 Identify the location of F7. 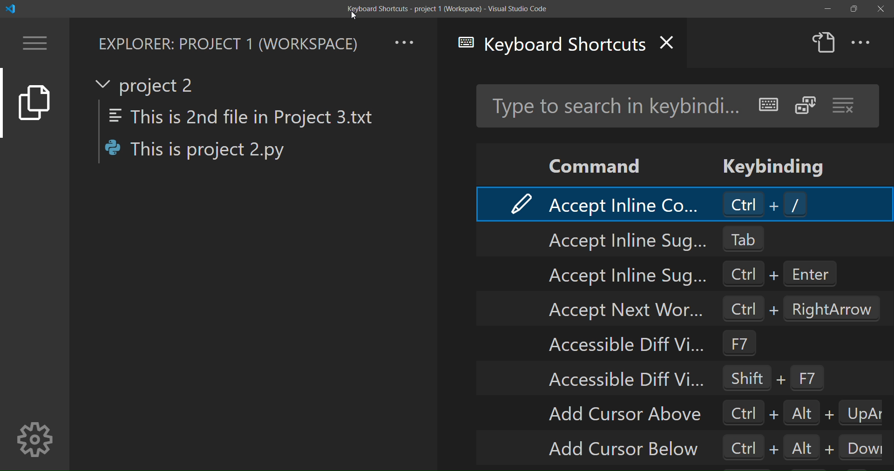
(748, 345).